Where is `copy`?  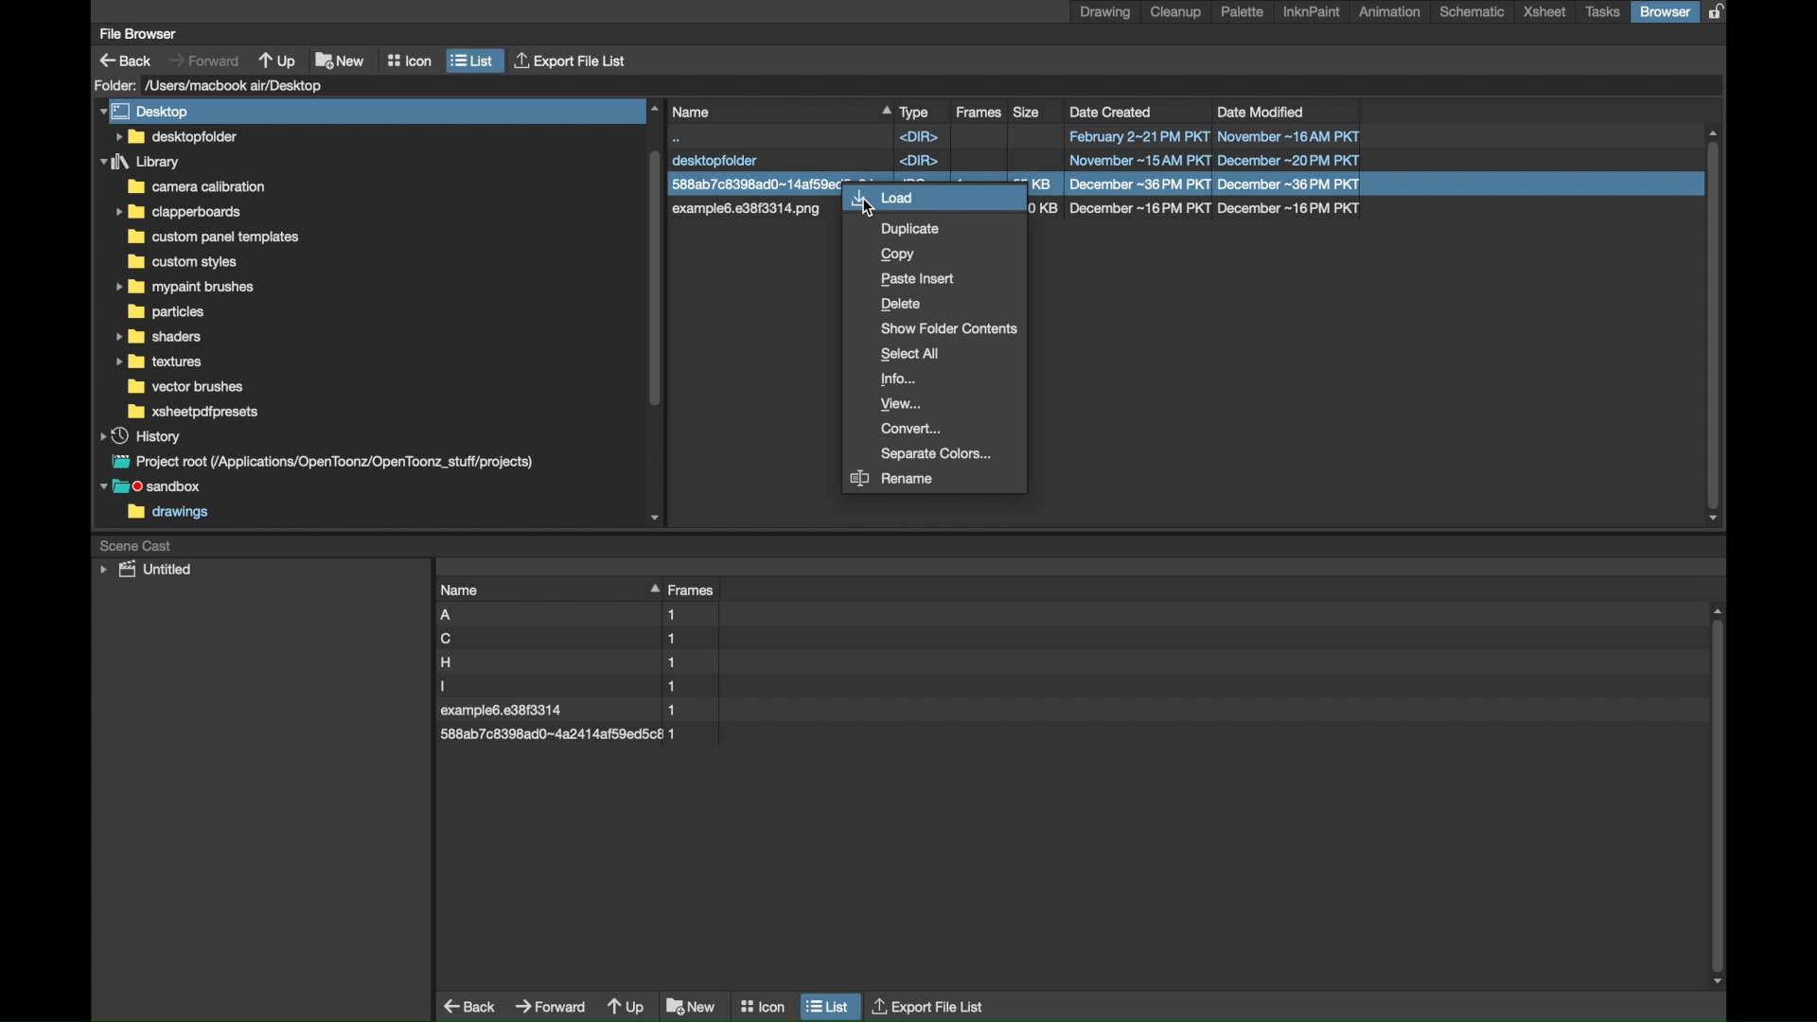
copy is located at coordinates (899, 255).